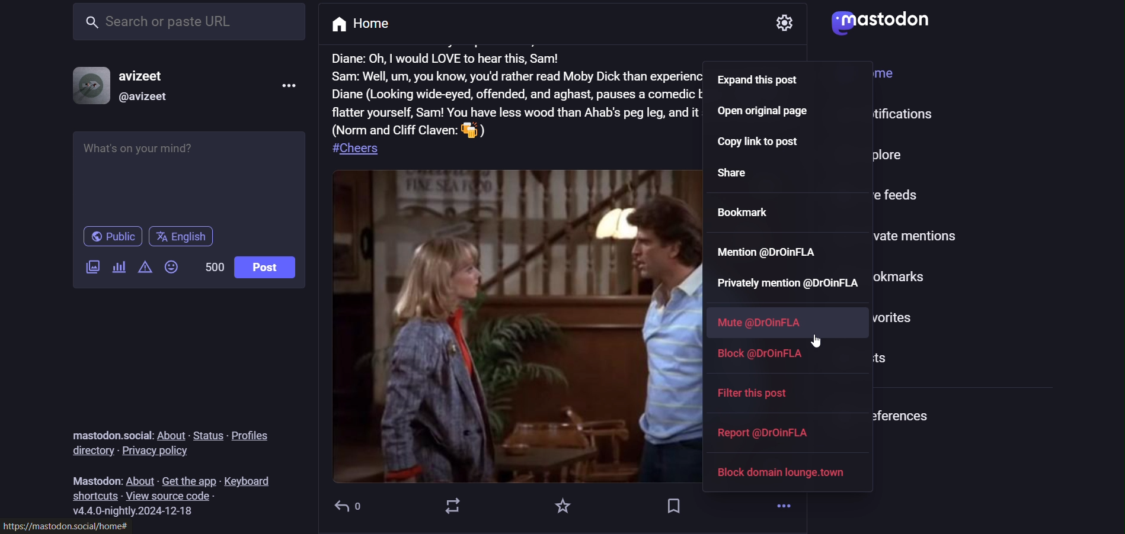  I want to click on home, so click(363, 25).